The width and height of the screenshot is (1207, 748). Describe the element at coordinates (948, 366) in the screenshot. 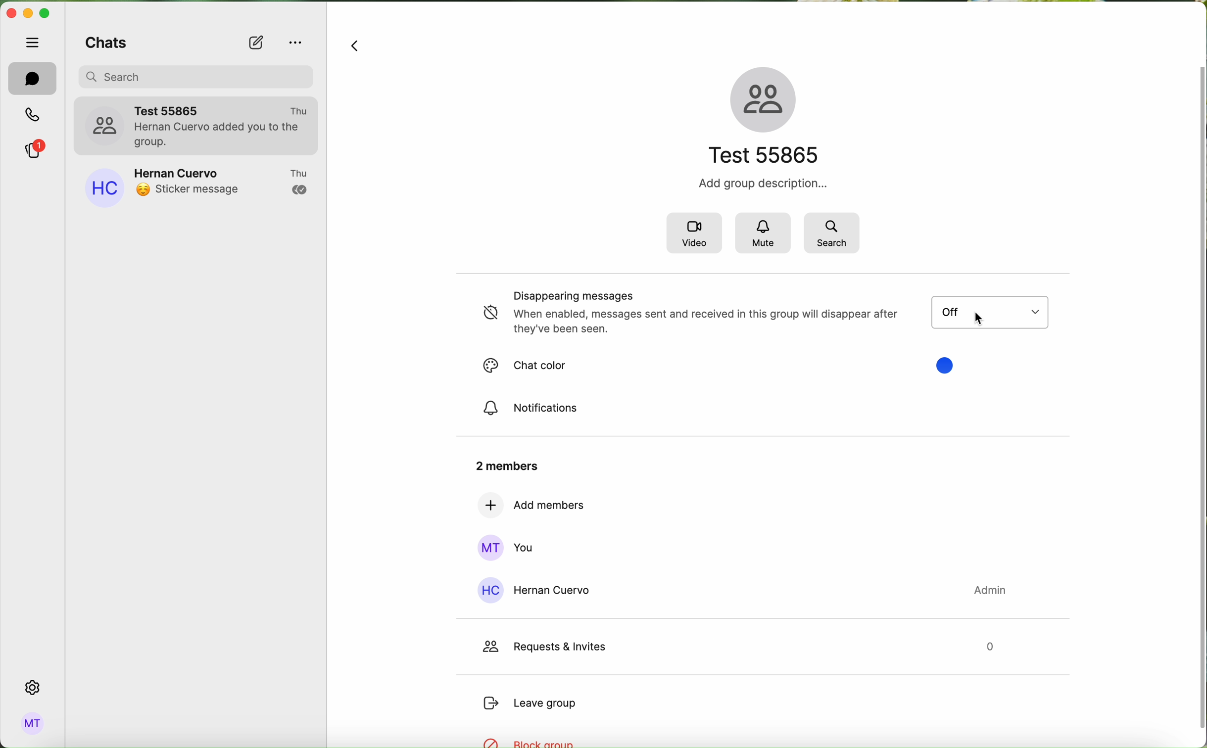

I see `chat color option` at that location.